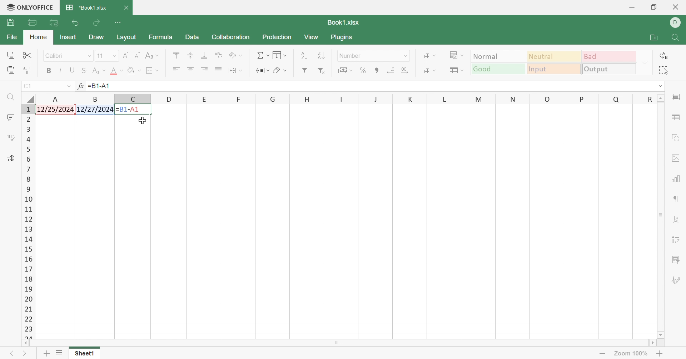  Describe the element at coordinates (350, 343) in the screenshot. I see `scroll bar` at that location.